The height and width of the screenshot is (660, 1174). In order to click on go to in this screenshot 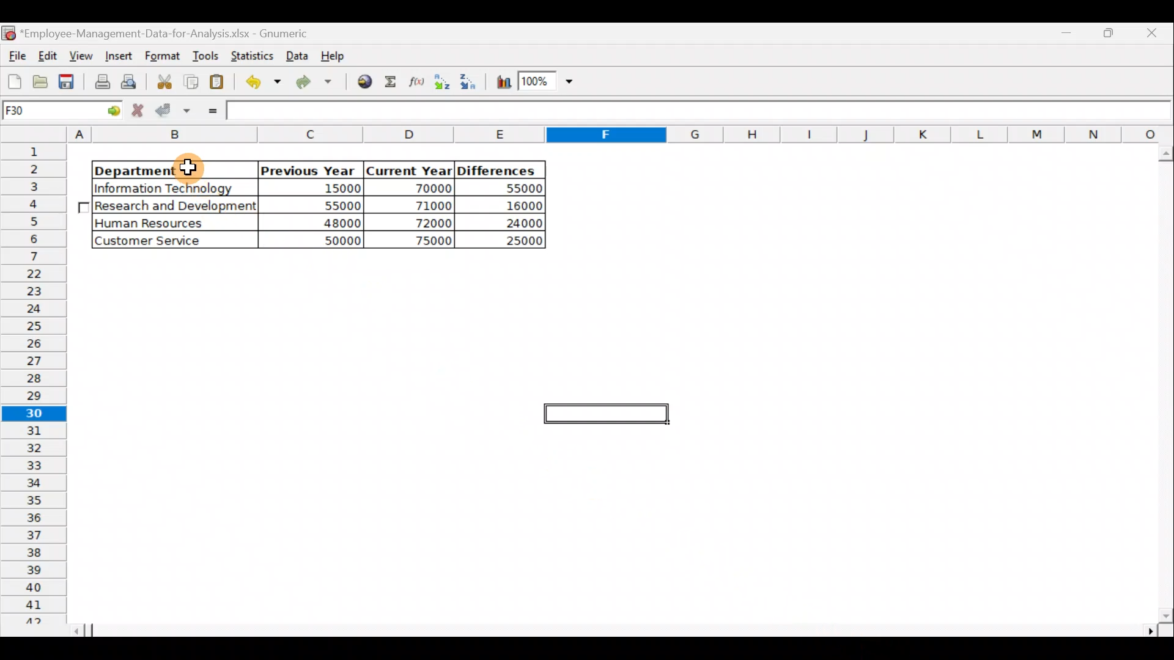, I will do `click(106, 112)`.